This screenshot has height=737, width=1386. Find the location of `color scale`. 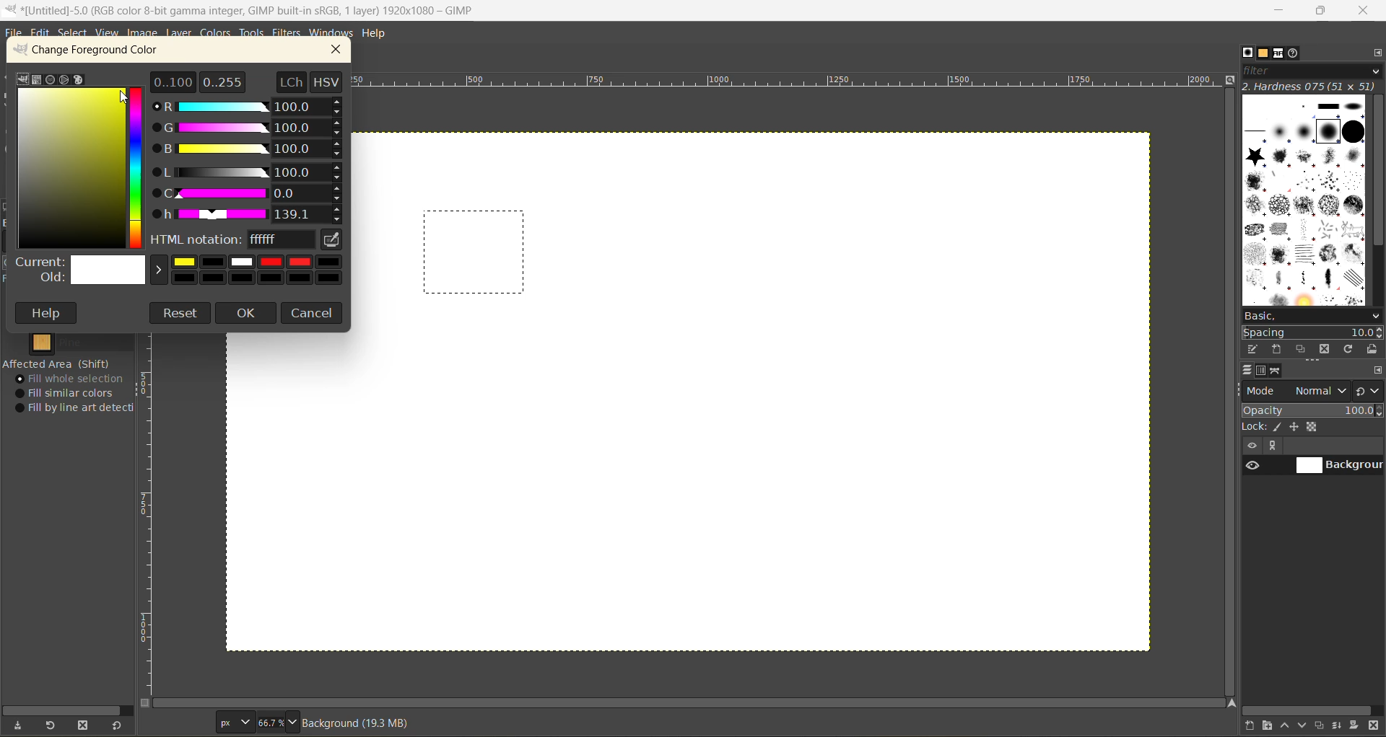

color scale is located at coordinates (139, 166).